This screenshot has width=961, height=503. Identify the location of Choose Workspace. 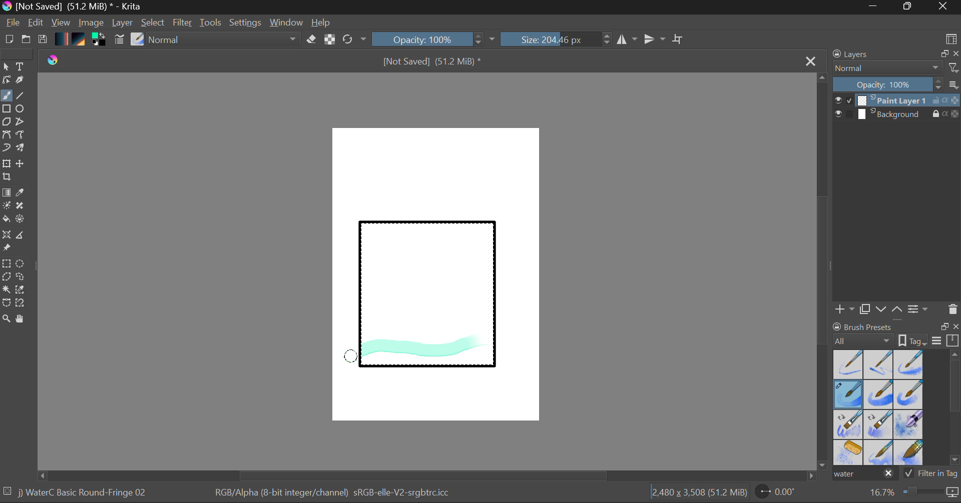
(951, 38).